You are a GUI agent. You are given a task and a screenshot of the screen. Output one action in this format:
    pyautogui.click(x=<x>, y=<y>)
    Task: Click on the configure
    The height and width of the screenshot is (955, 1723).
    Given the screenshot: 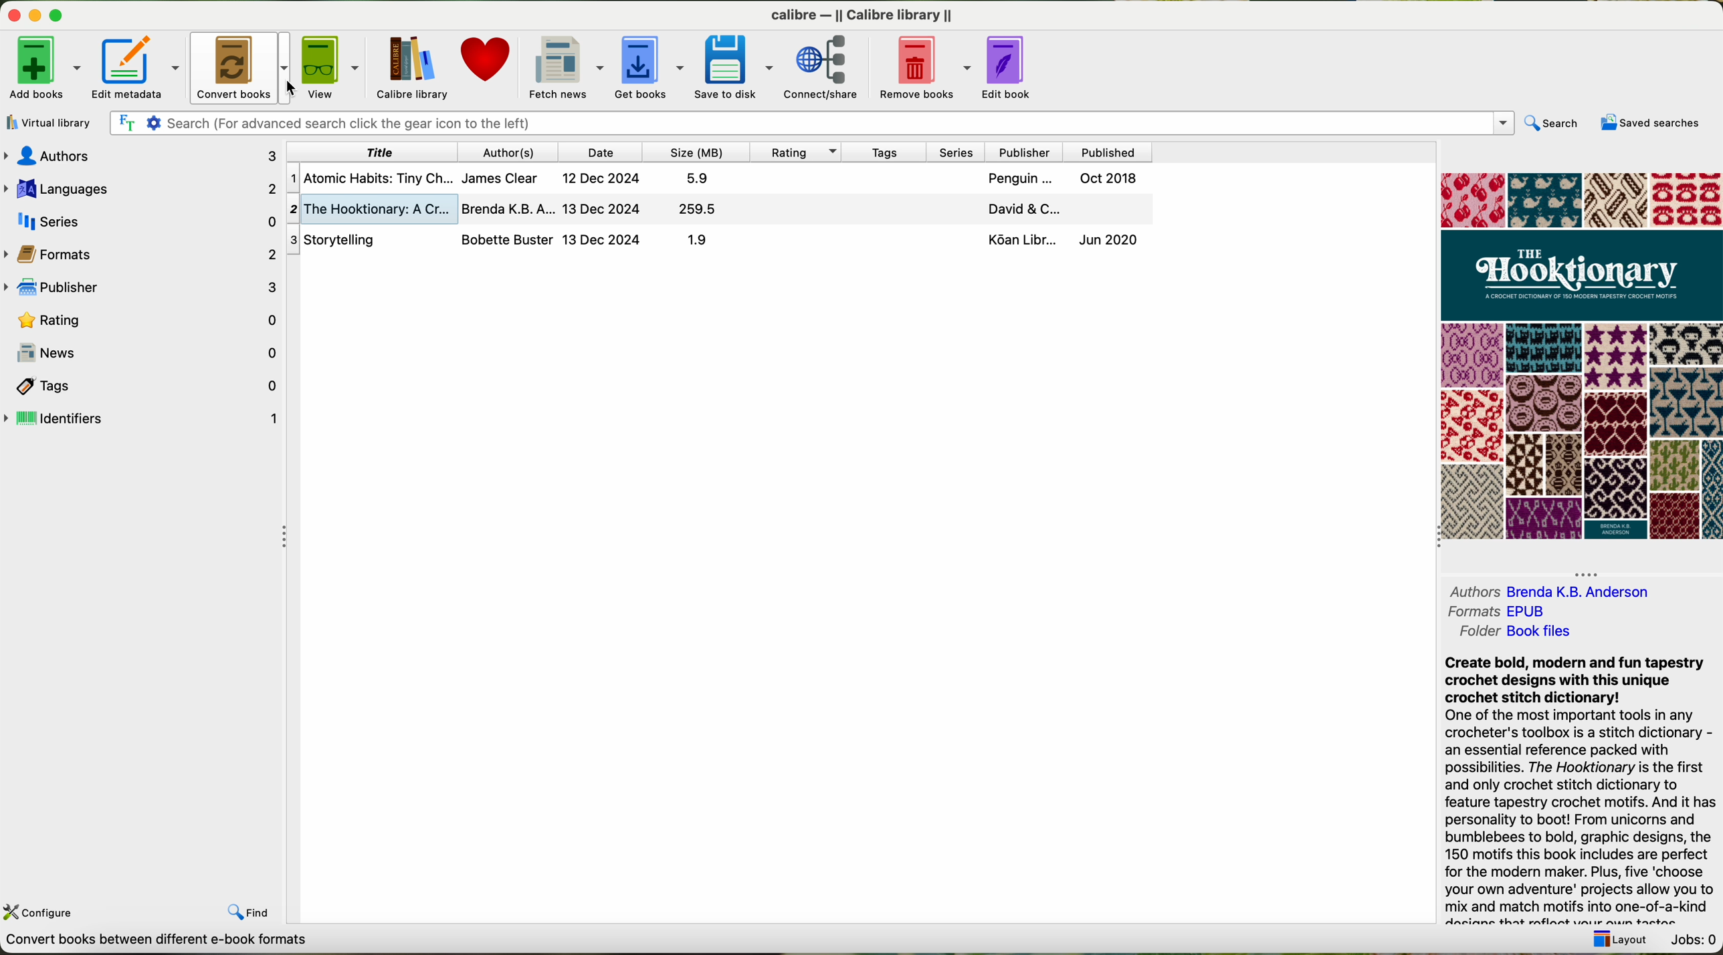 What is the action you would take?
    pyautogui.click(x=43, y=915)
    